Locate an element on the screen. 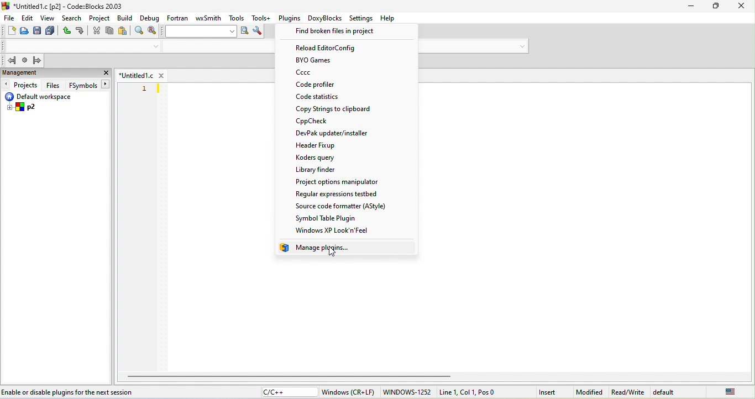 Image resolution: width=755 pixels, height=399 pixels. view is located at coordinates (48, 18).